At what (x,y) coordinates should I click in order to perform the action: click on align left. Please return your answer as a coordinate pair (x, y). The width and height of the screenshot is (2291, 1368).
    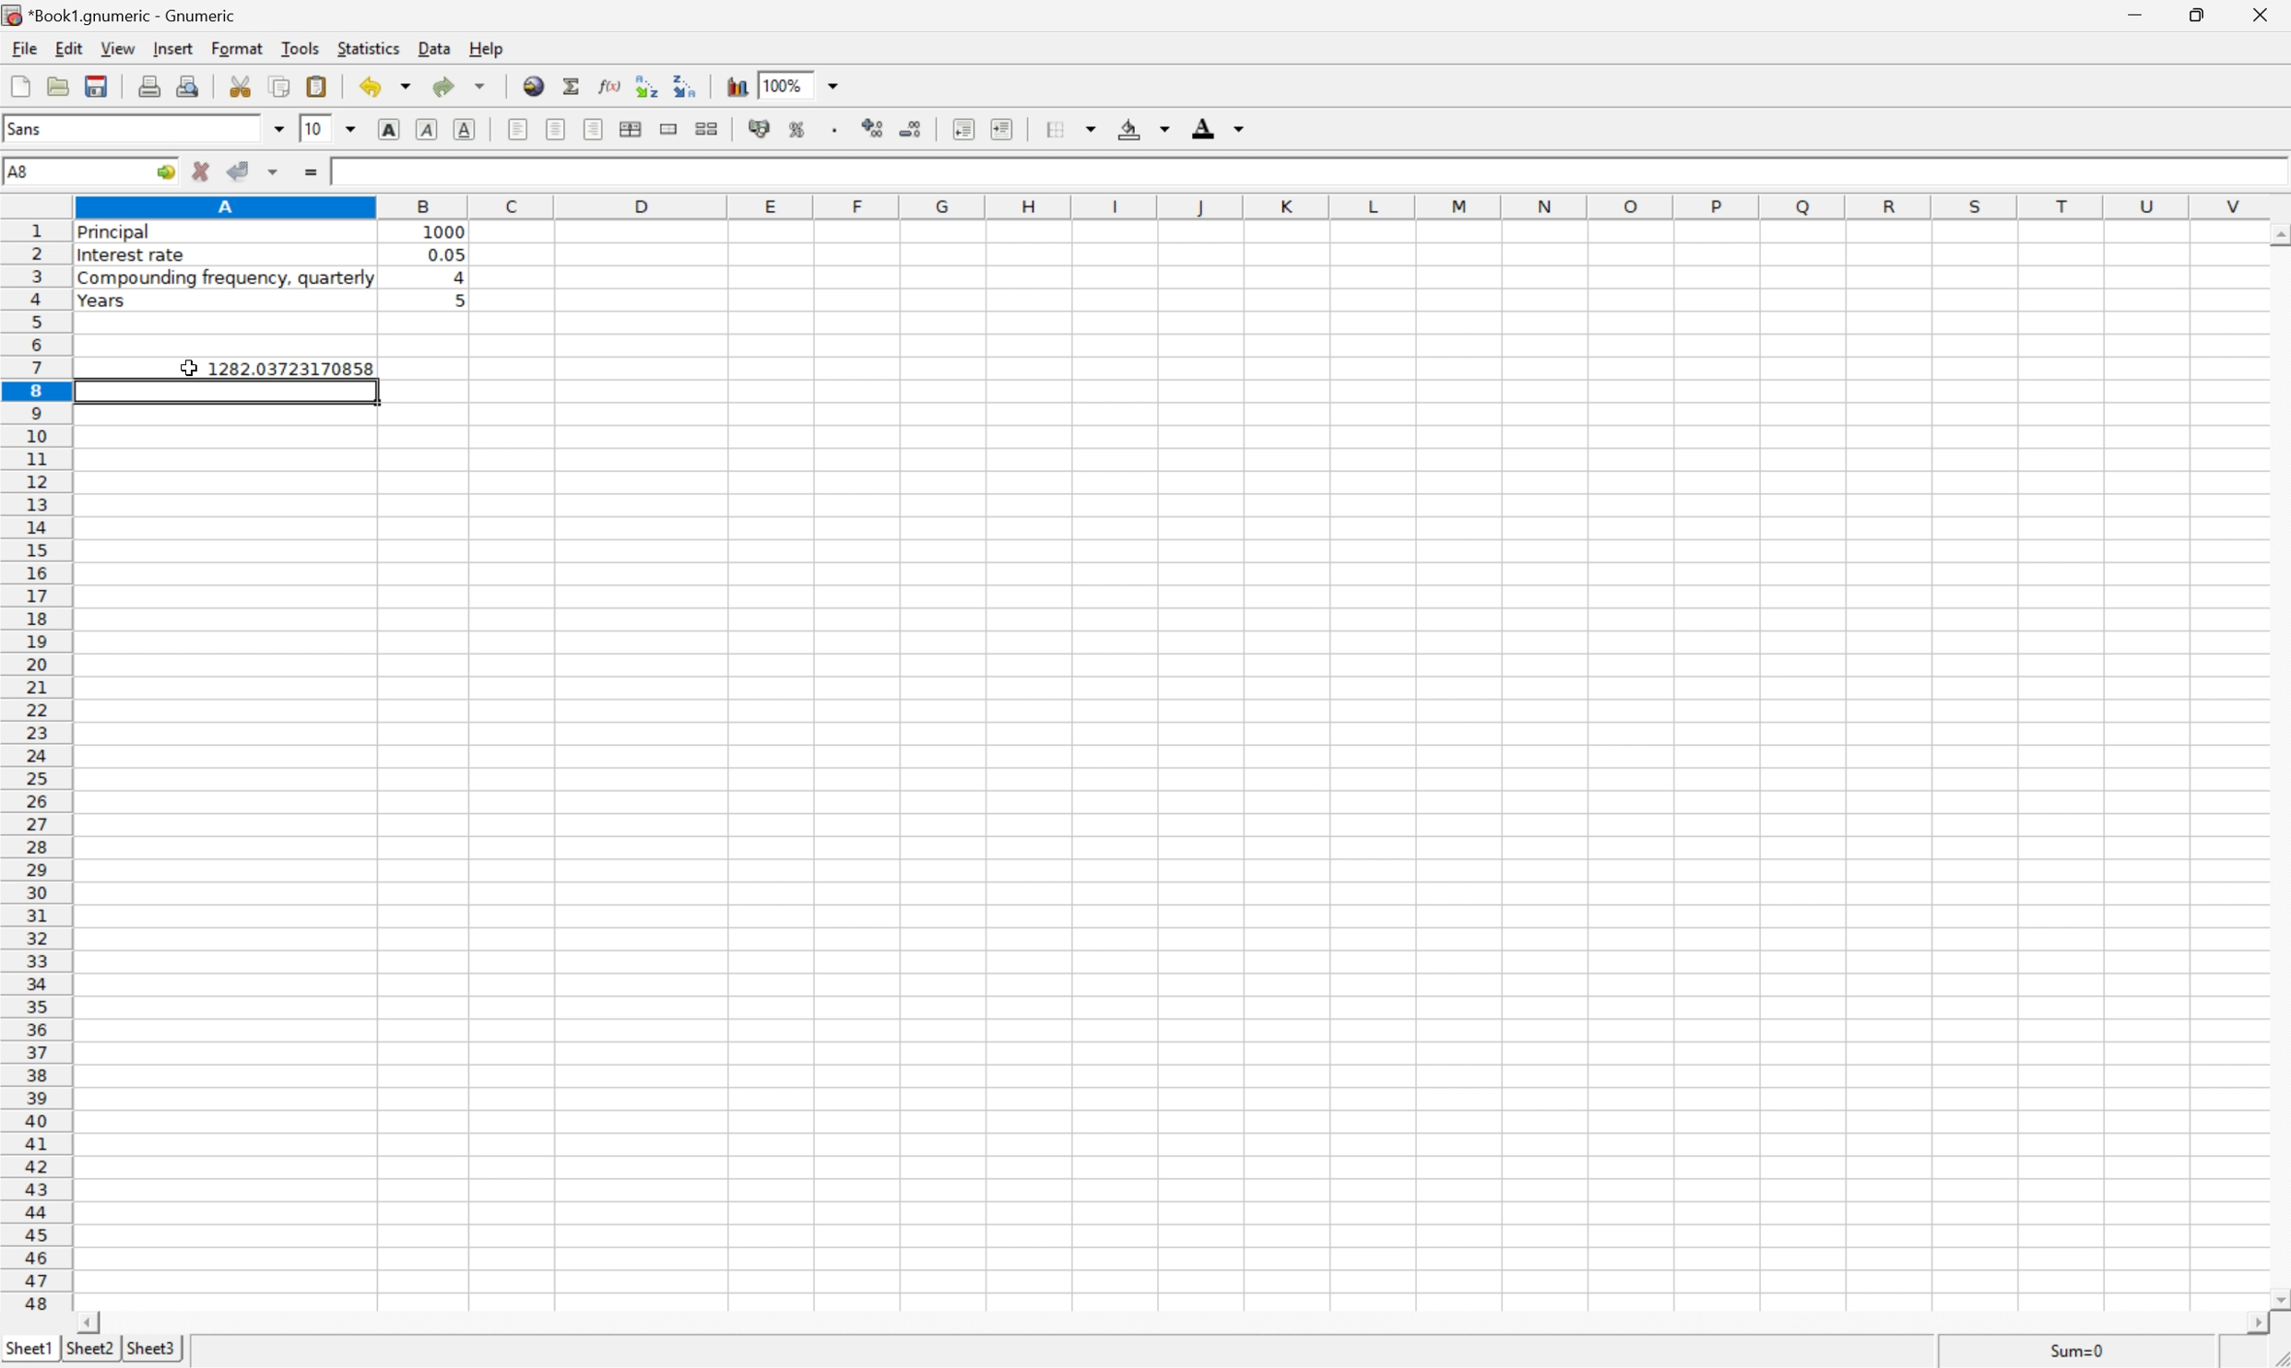
    Looking at the image, I should click on (517, 127).